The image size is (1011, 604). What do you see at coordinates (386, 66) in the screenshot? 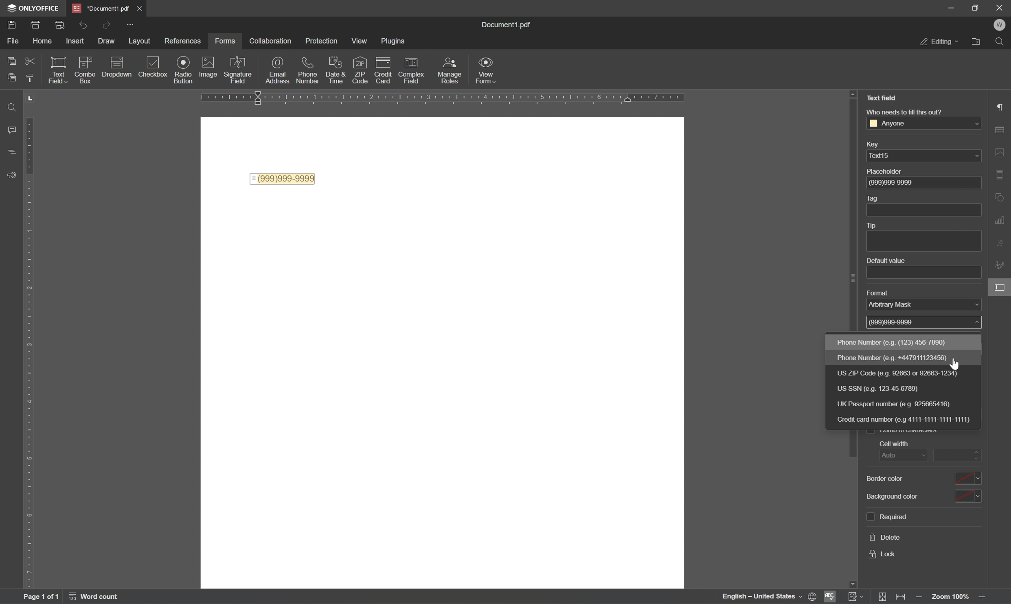
I see `icon` at bounding box center [386, 66].